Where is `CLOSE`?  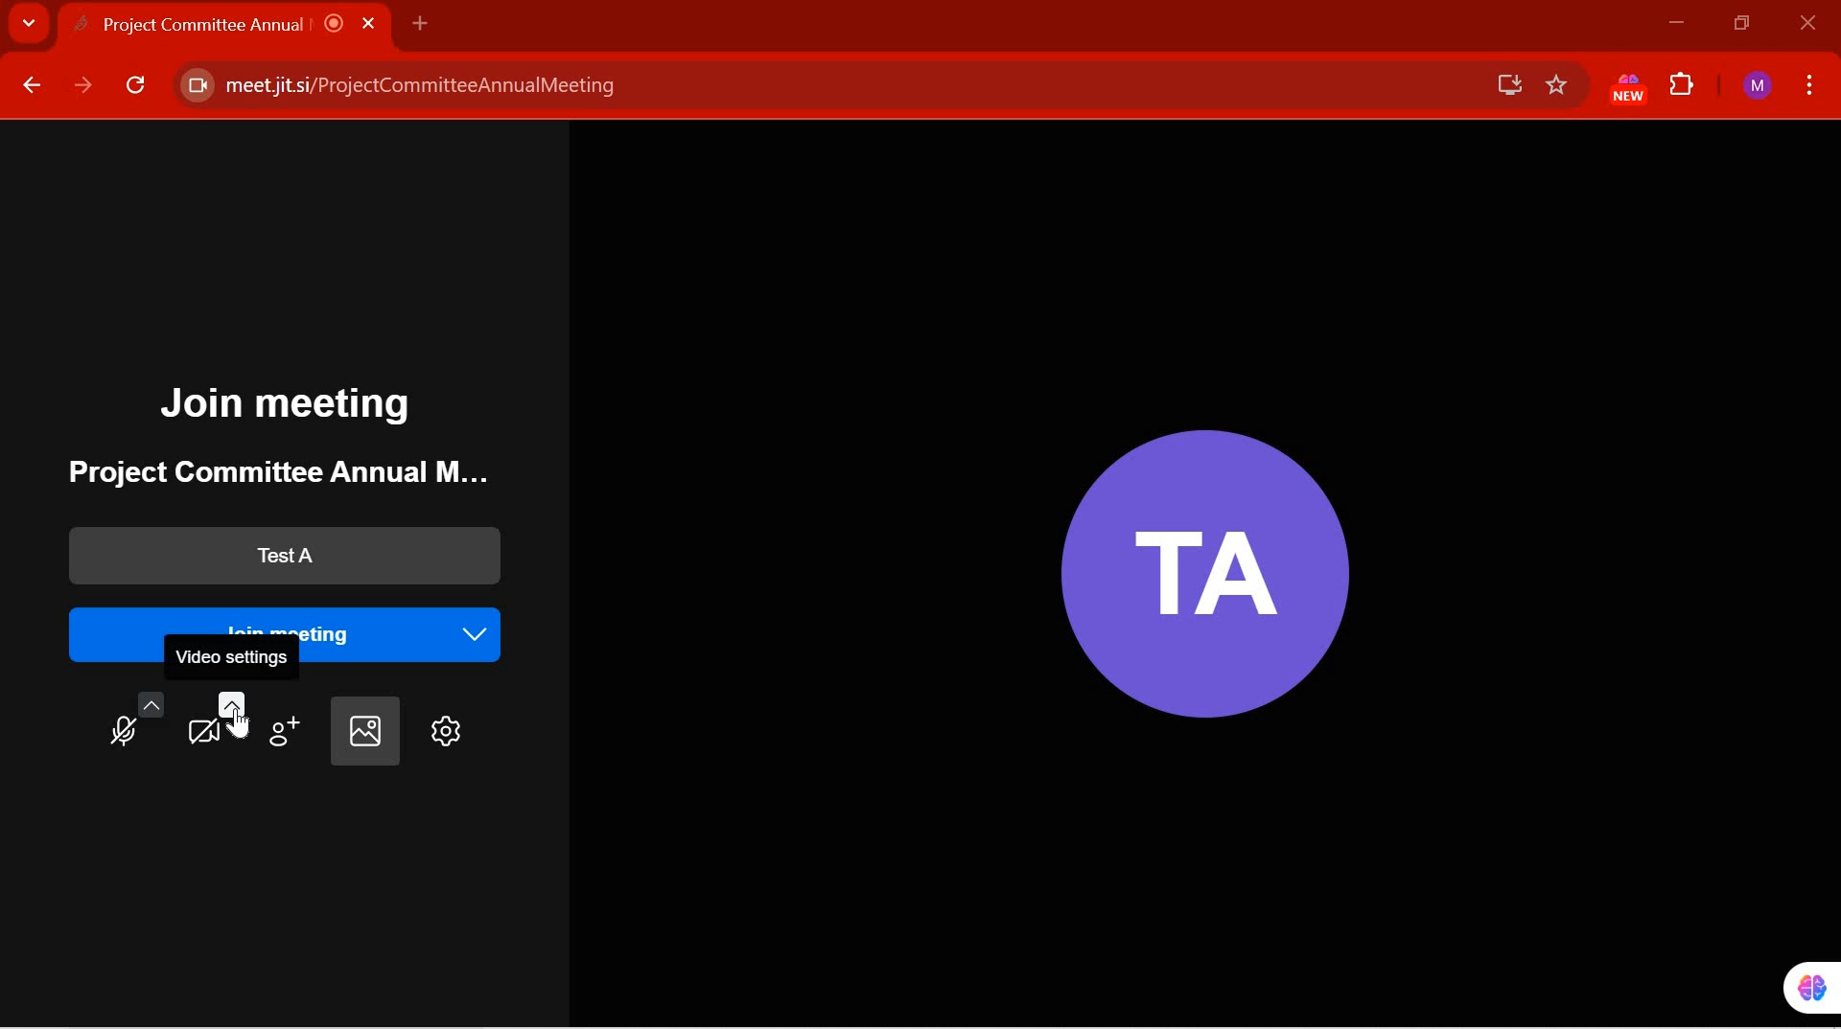
CLOSE is located at coordinates (1805, 24).